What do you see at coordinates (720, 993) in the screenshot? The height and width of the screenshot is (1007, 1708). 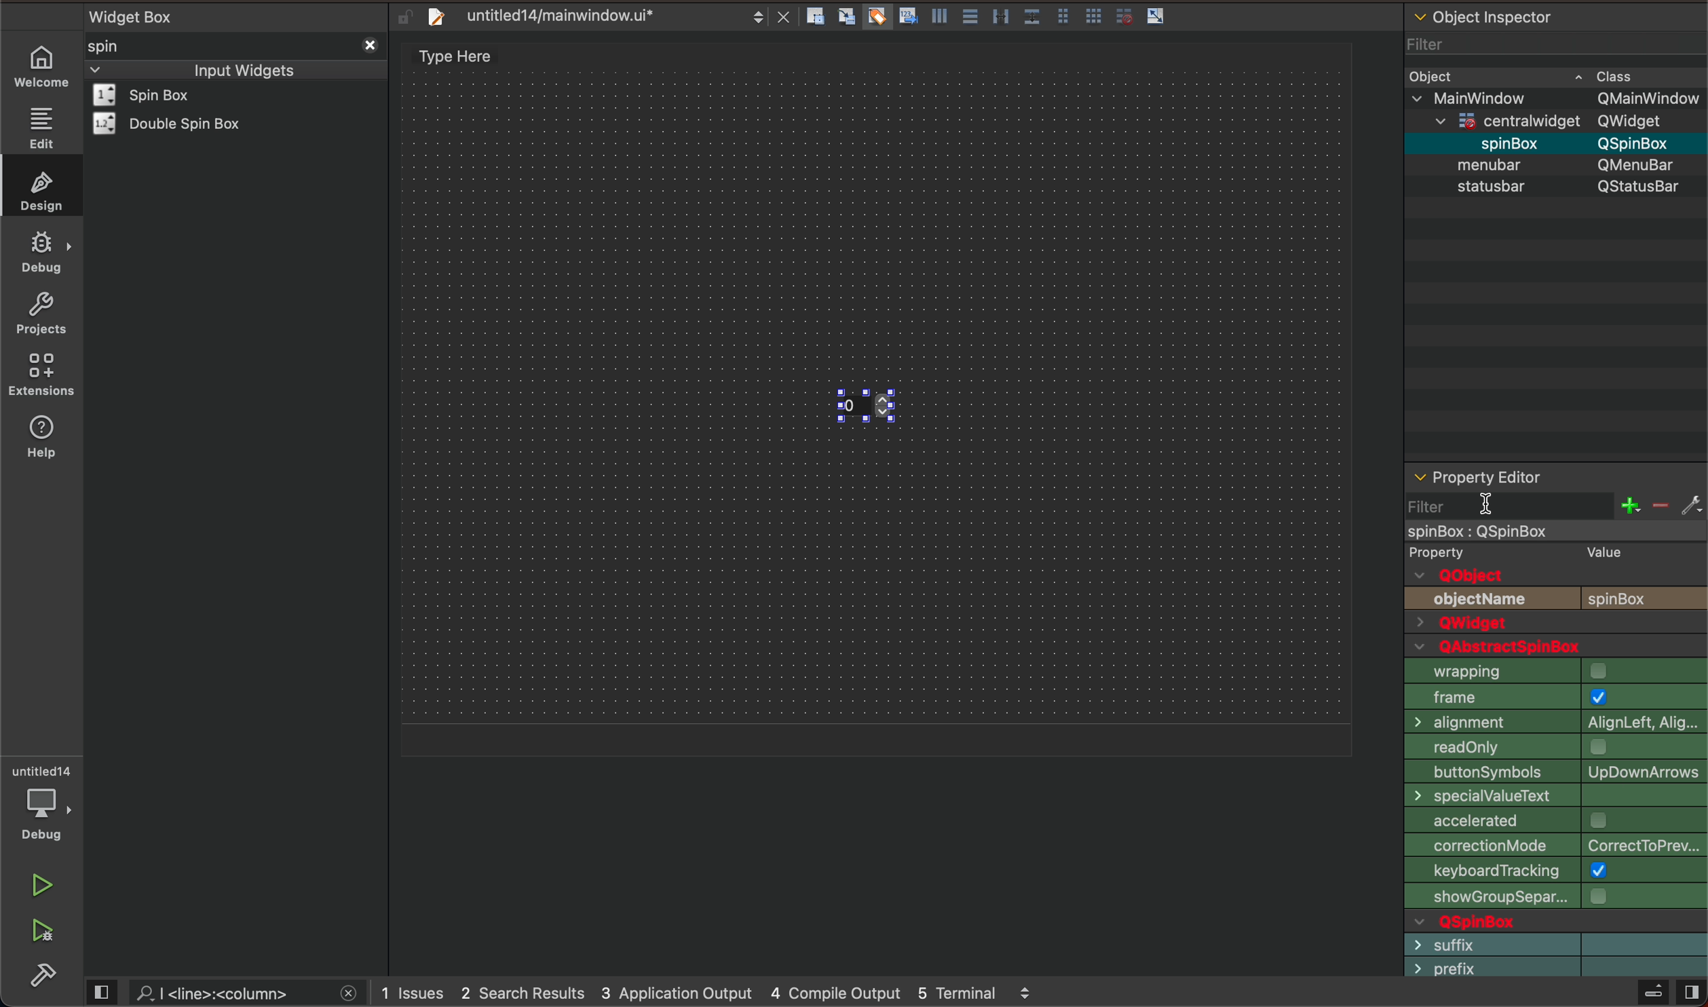 I see `logs` at bounding box center [720, 993].